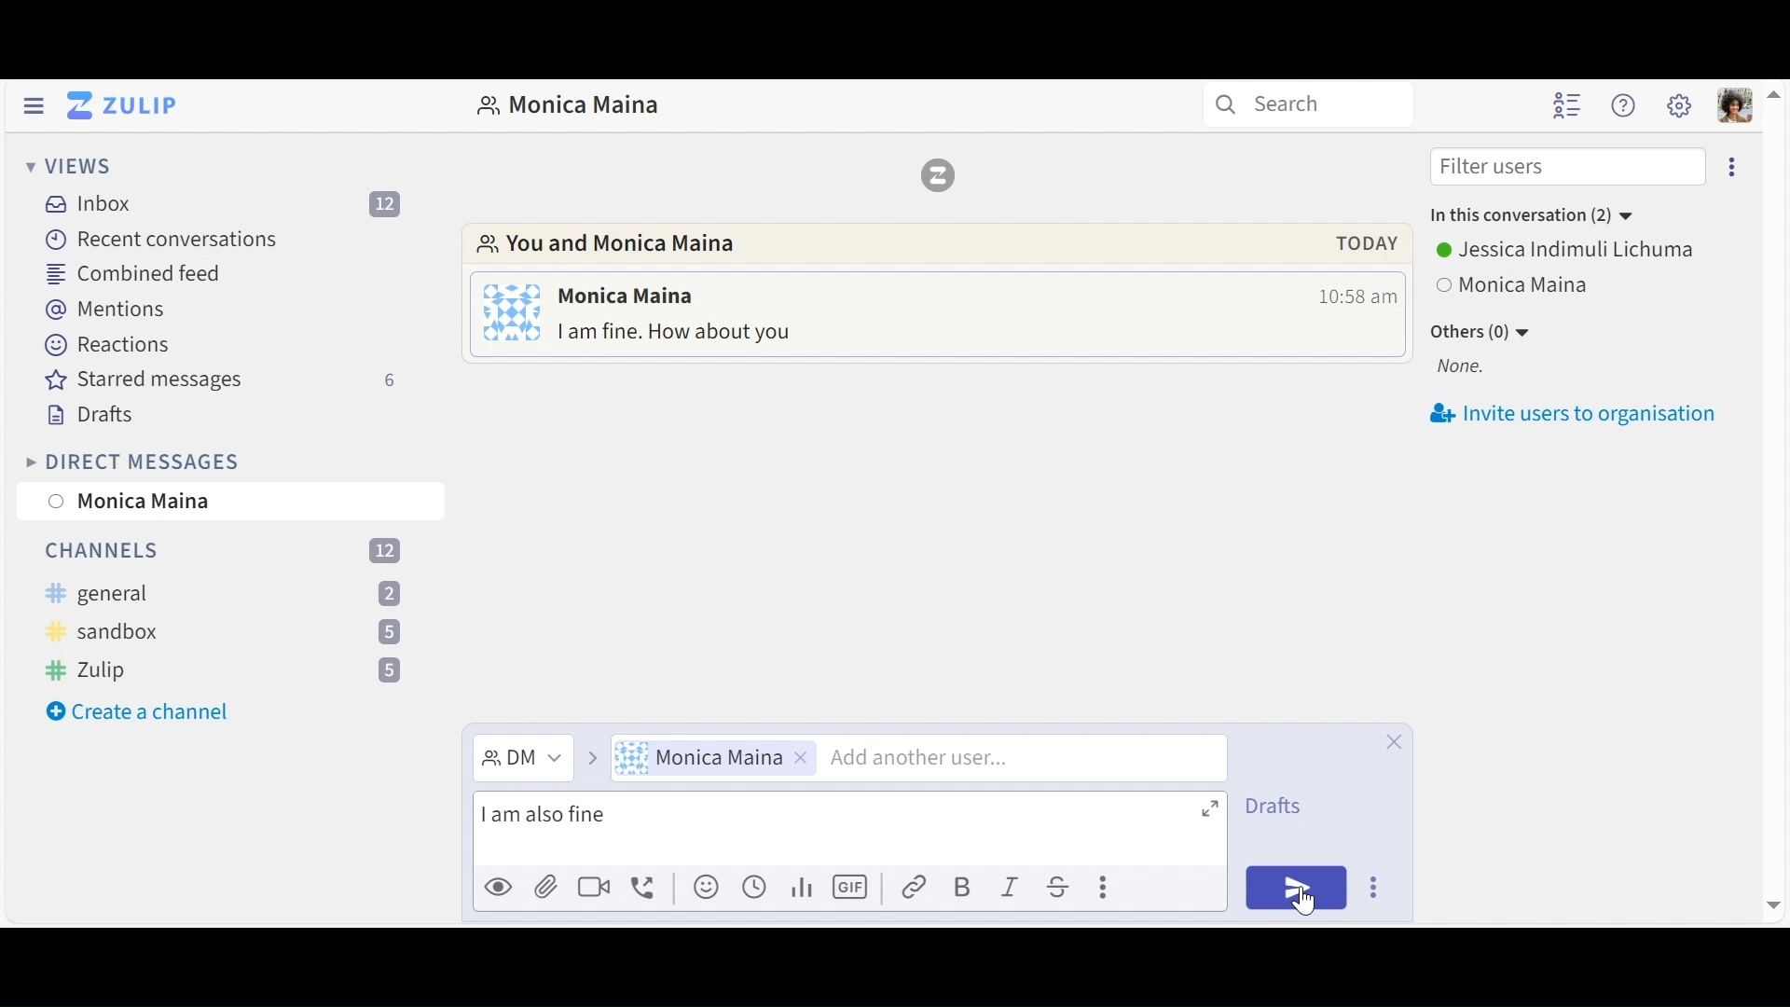 The width and height of the screenshot is (1790, 1007). What do you see at coordinates (1295, 889) in the screenshot?
I see `Send` at bounding box center [1295, 889].